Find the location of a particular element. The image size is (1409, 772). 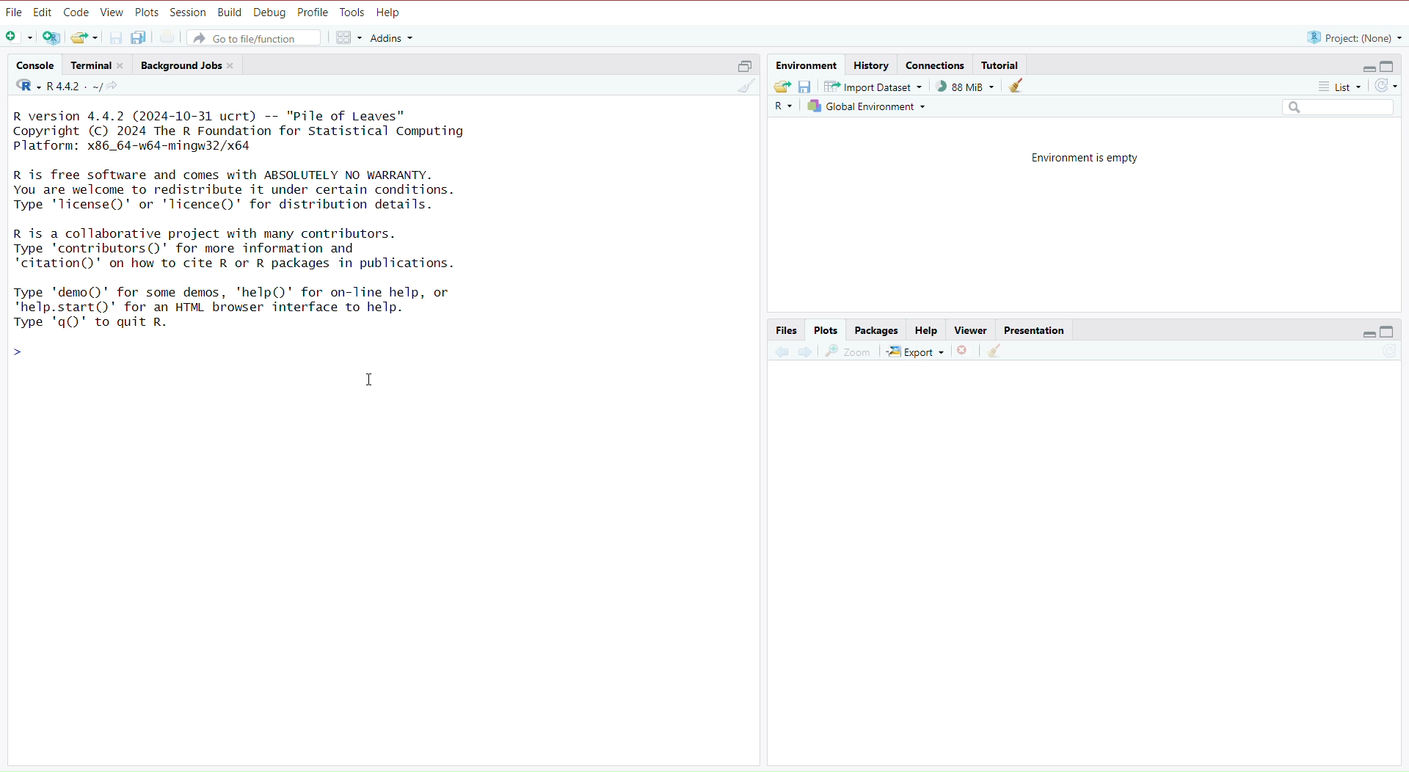

terminal is located at coordinates (101, 66).